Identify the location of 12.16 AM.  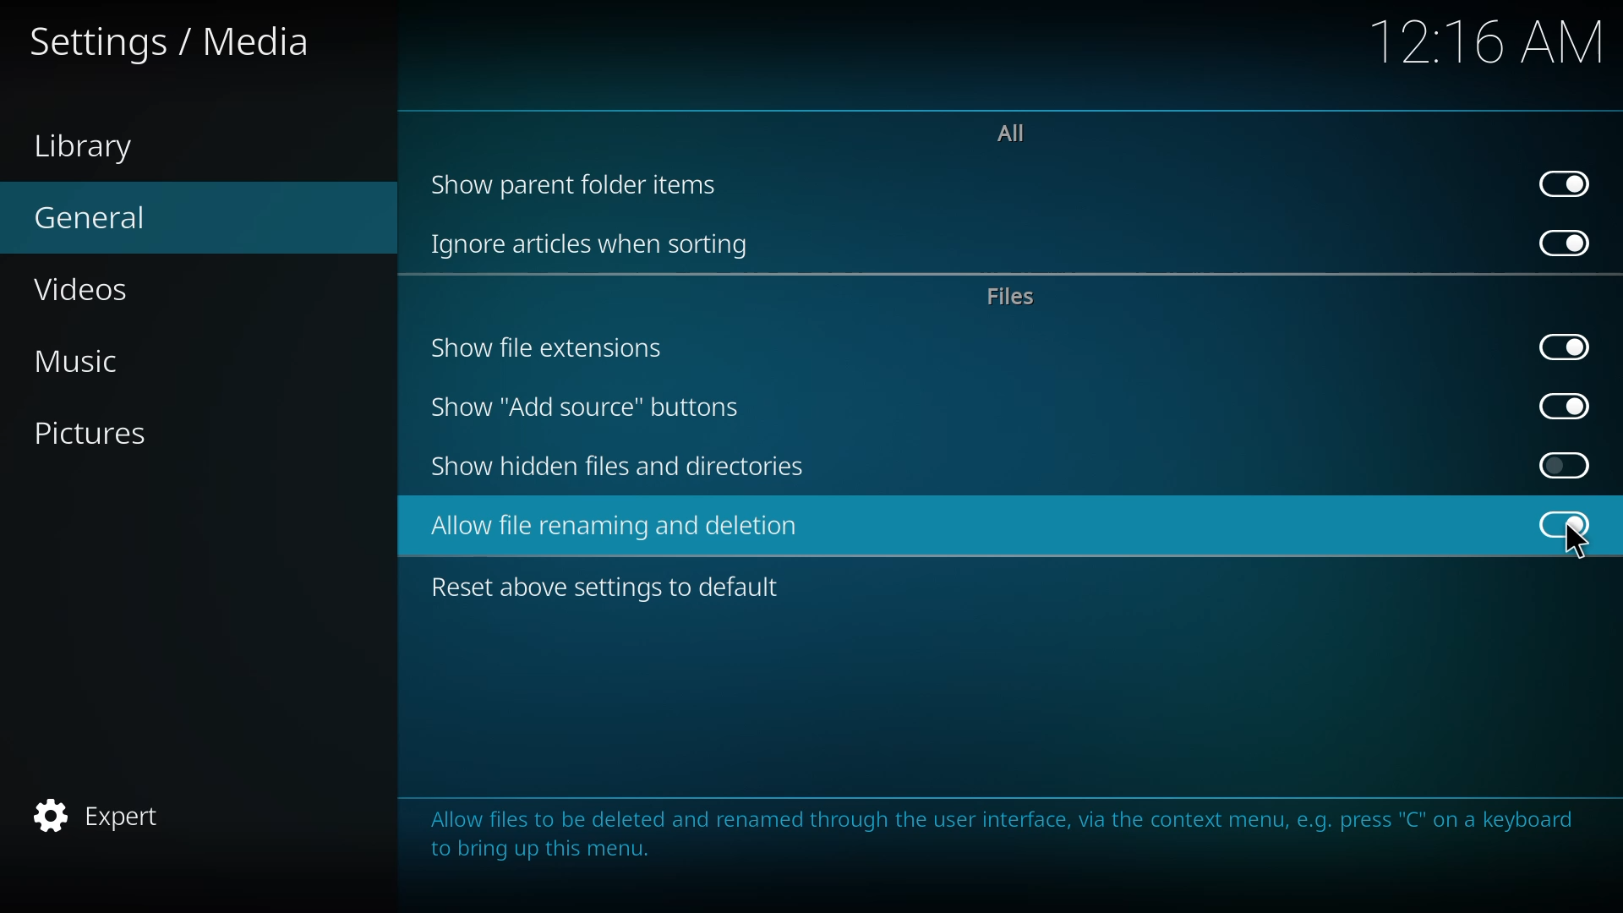
(1480, 50).